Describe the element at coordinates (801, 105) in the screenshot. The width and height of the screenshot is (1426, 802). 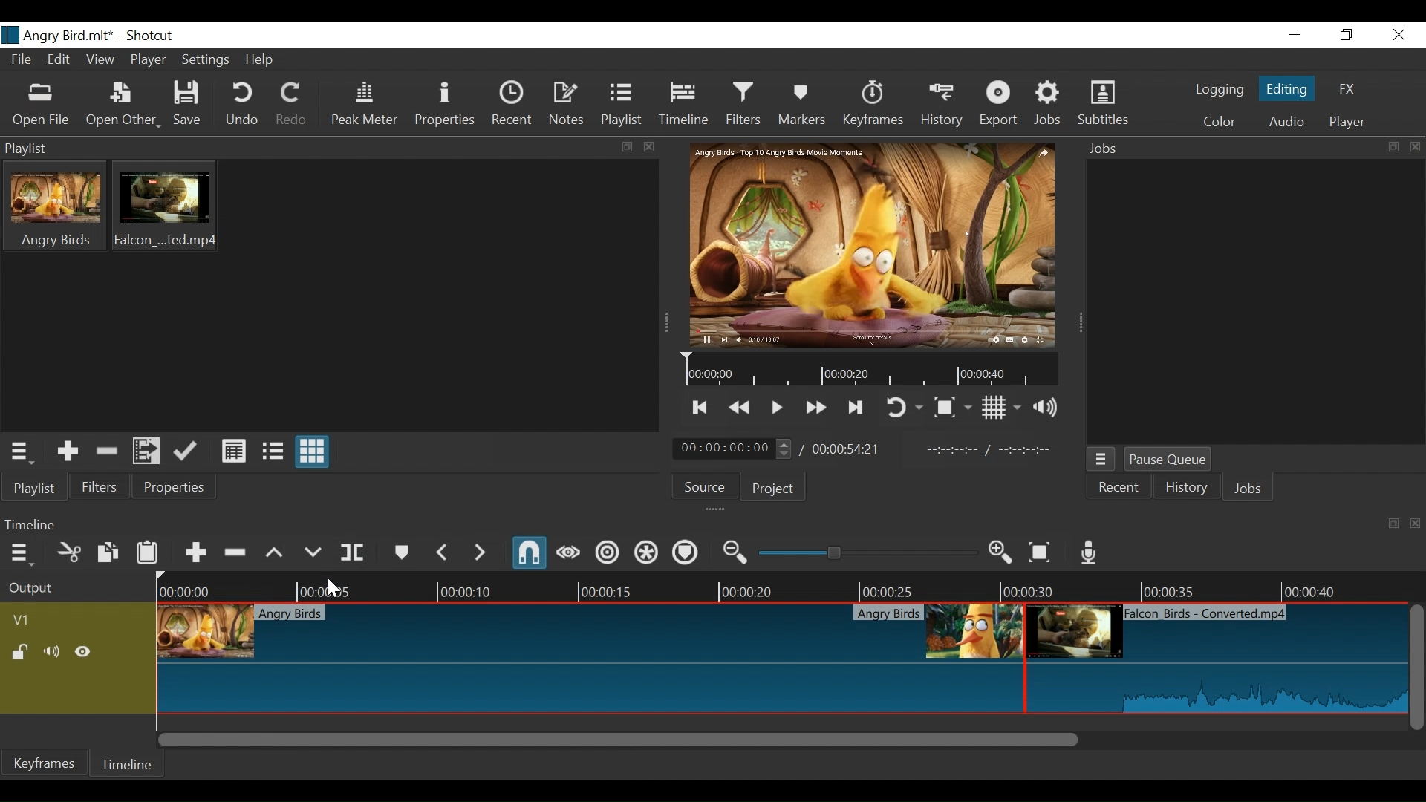
I see `Markers` at that location.